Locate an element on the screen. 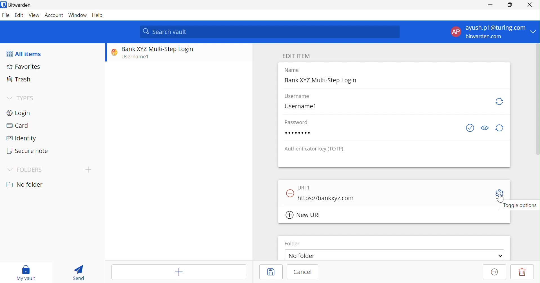 This screenshot has height=283, width=540. View is located at coordinates (34, 15).